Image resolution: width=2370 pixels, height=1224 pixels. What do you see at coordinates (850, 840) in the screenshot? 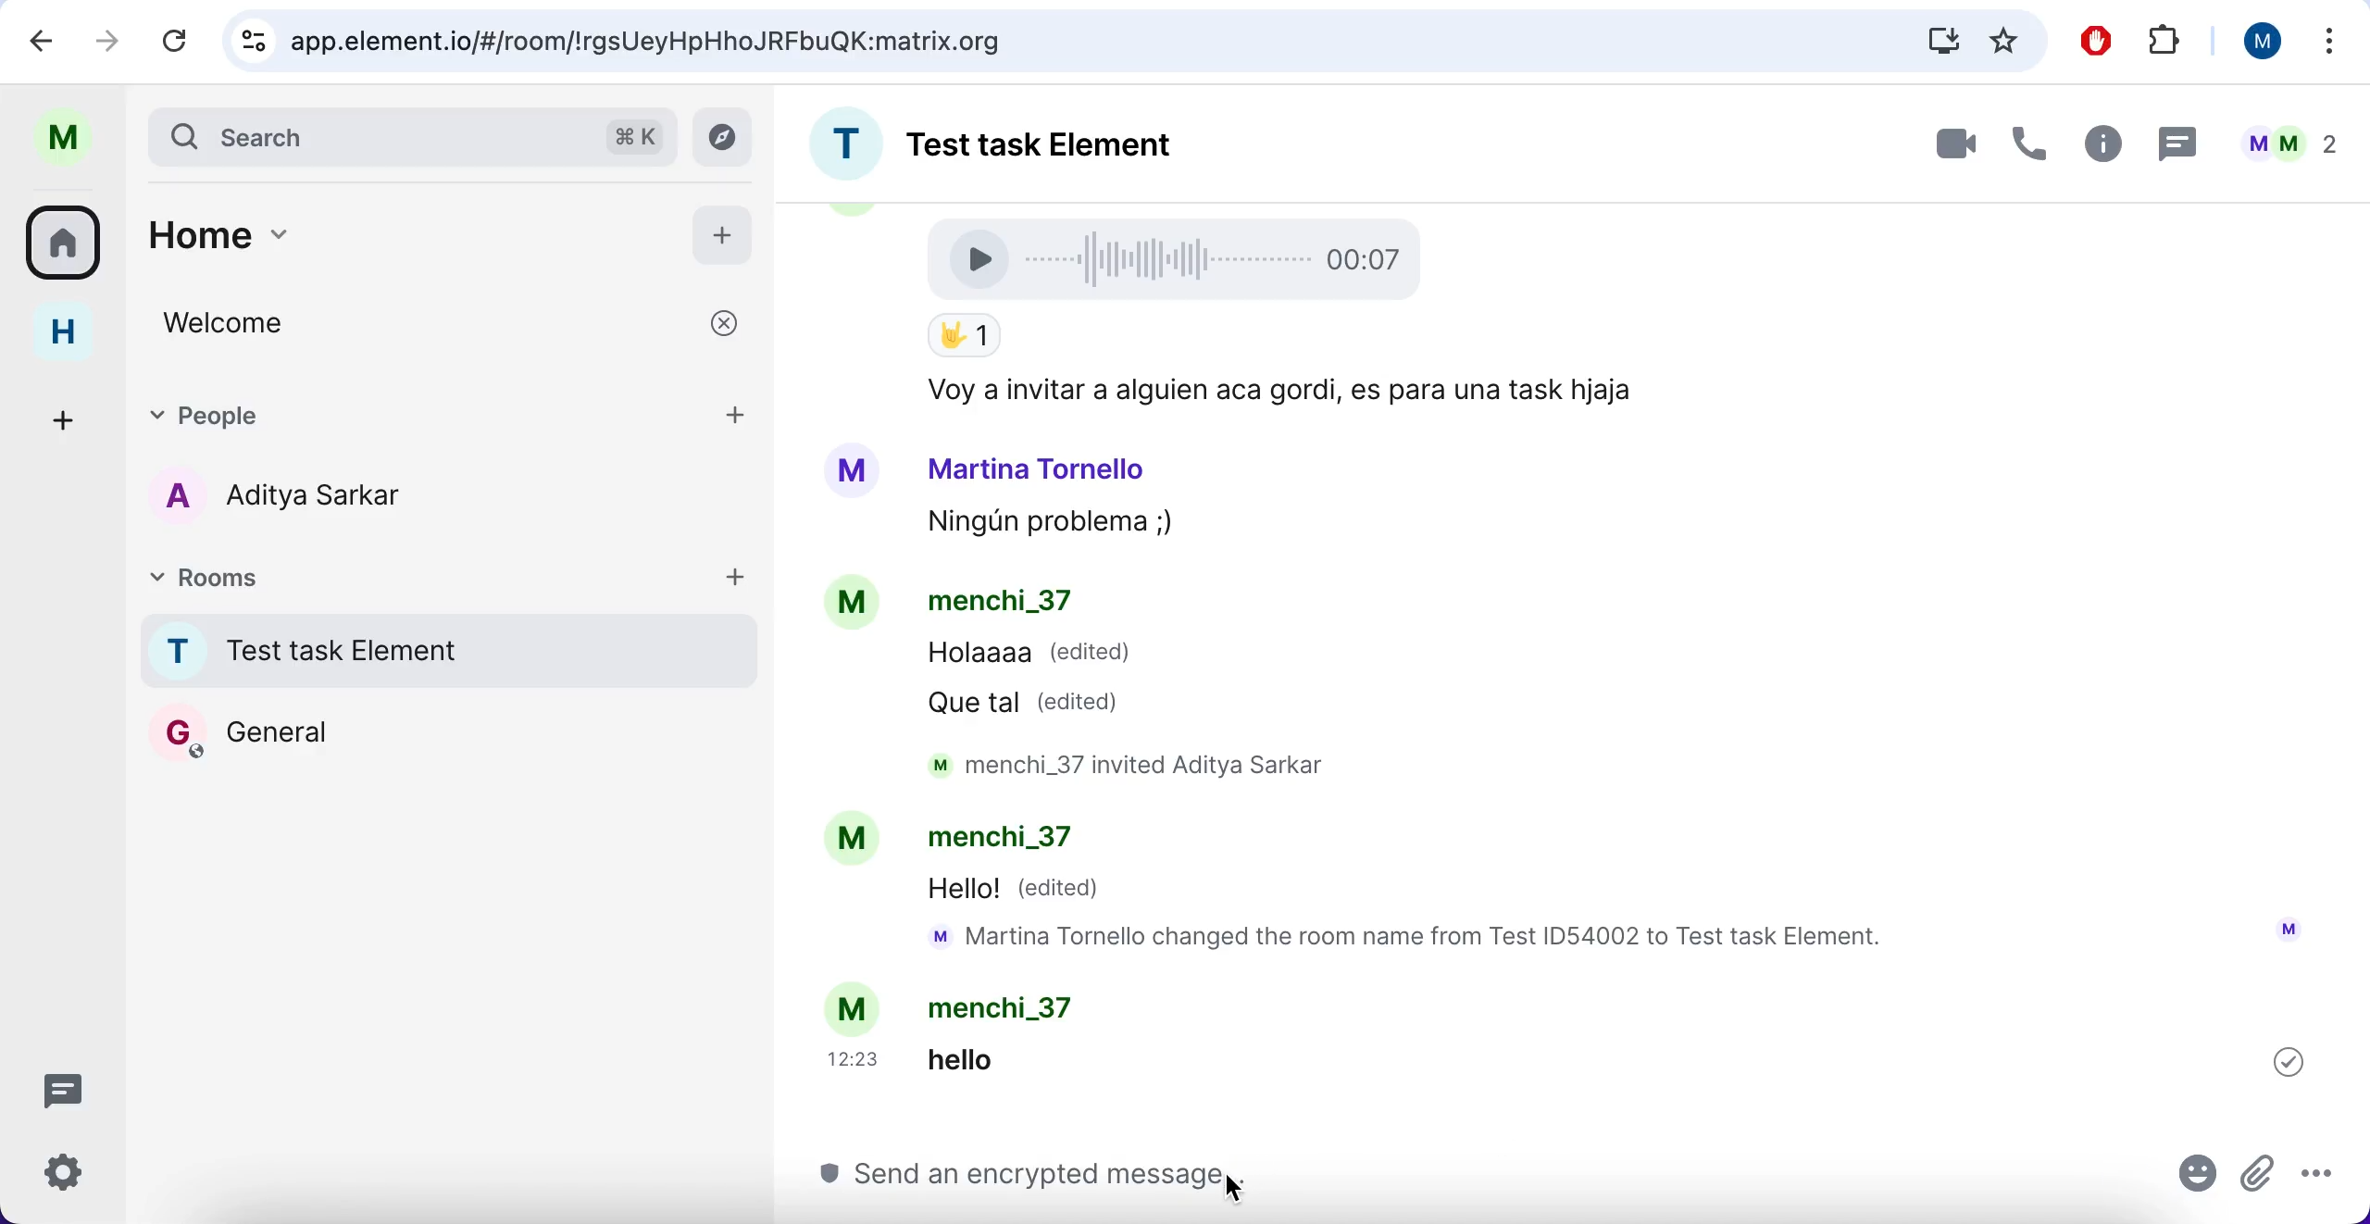
I see `Avatar` at bounding box center [850, 840].